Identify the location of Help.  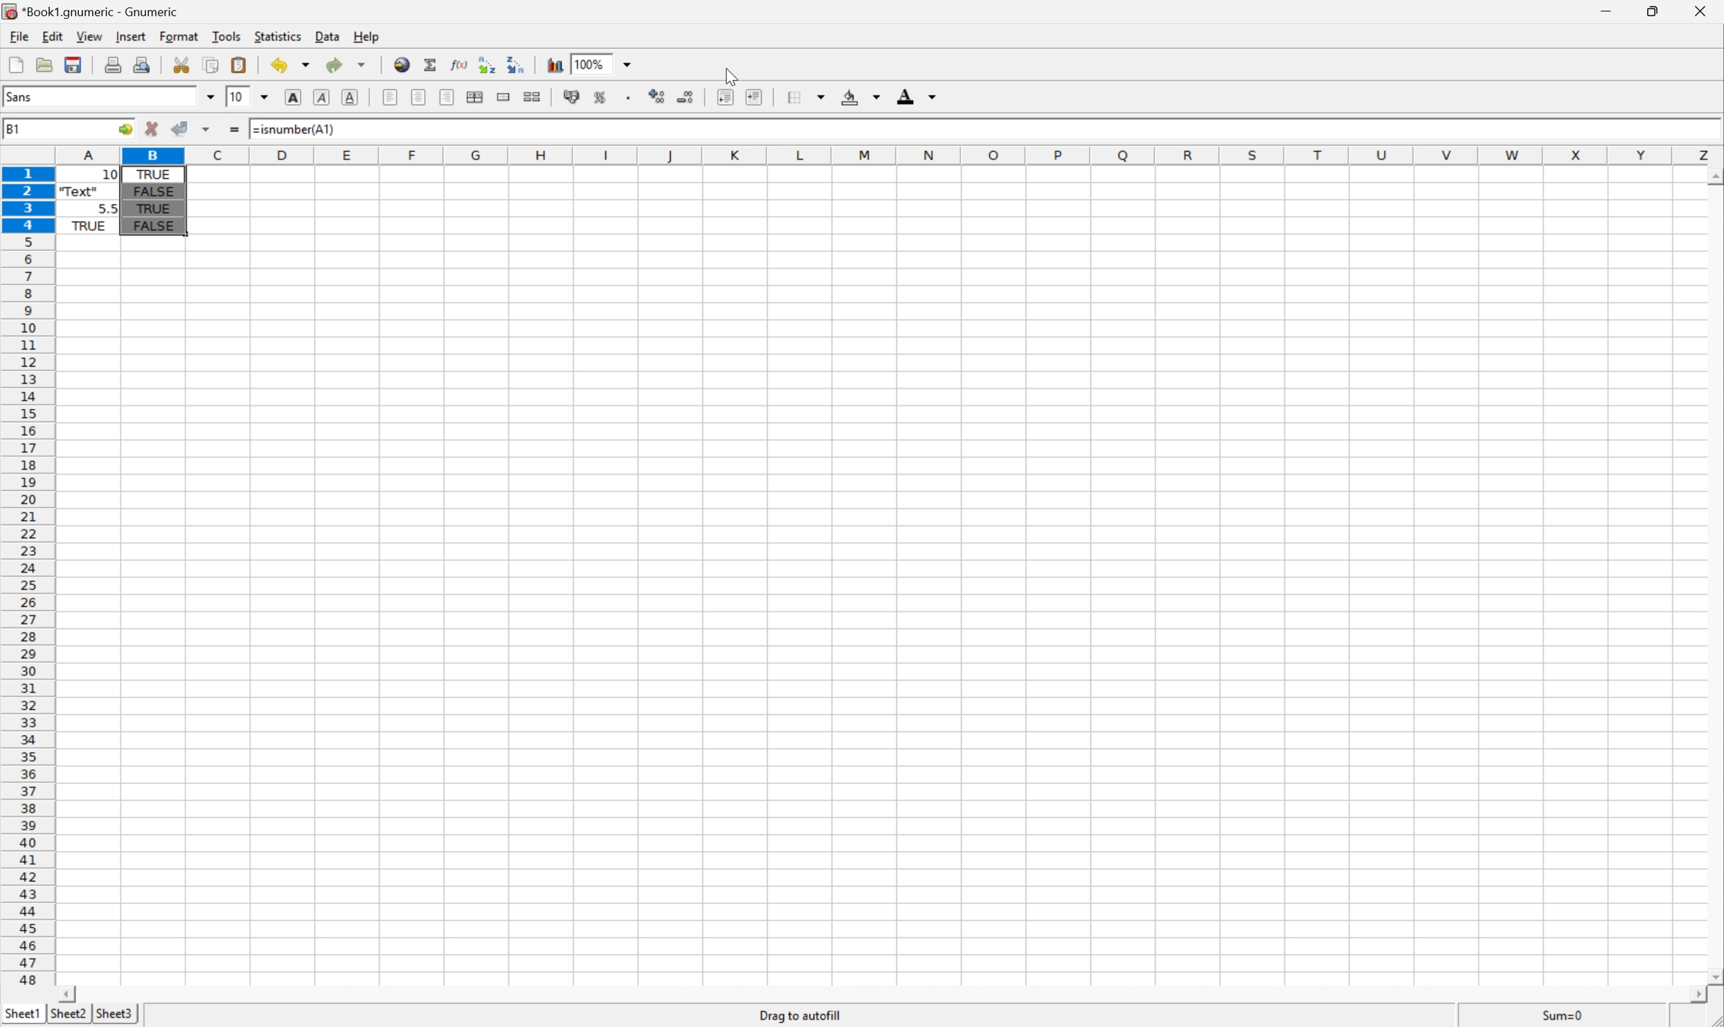
(370, 36).